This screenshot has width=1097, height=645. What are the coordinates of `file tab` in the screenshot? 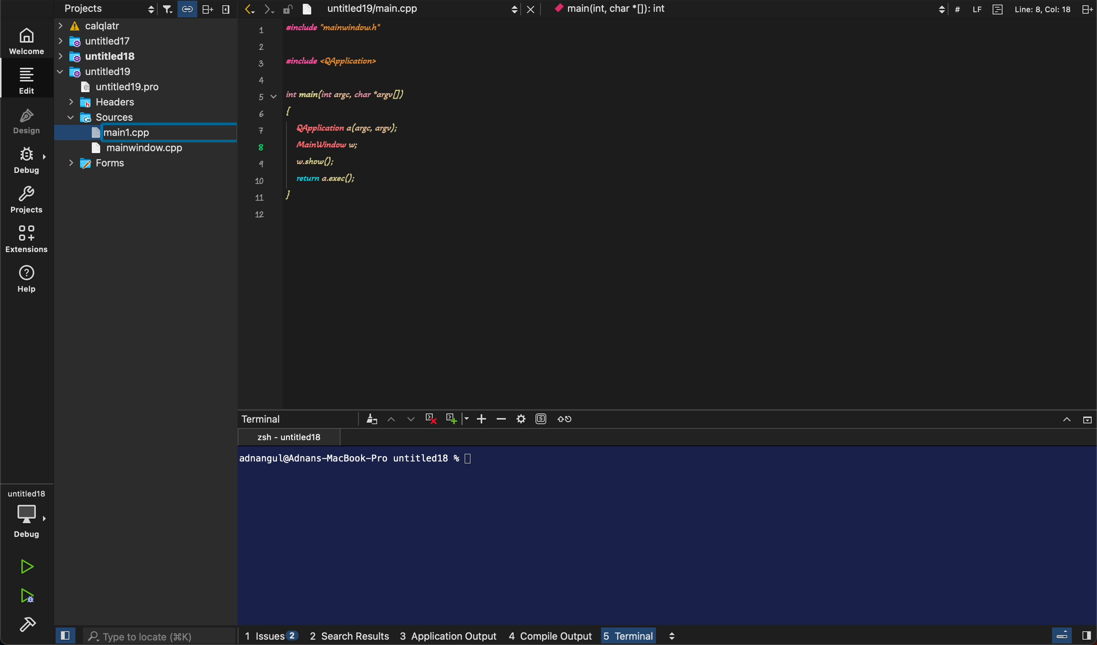 It's located at (417, 8).